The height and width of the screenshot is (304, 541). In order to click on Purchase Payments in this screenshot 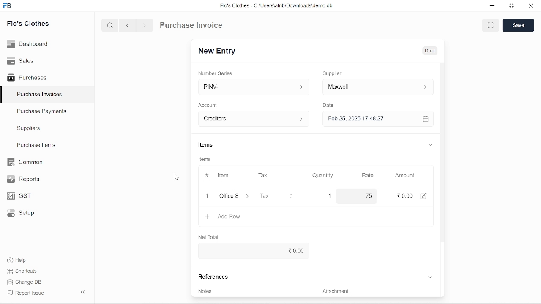, I will do `click(47, 113)`.